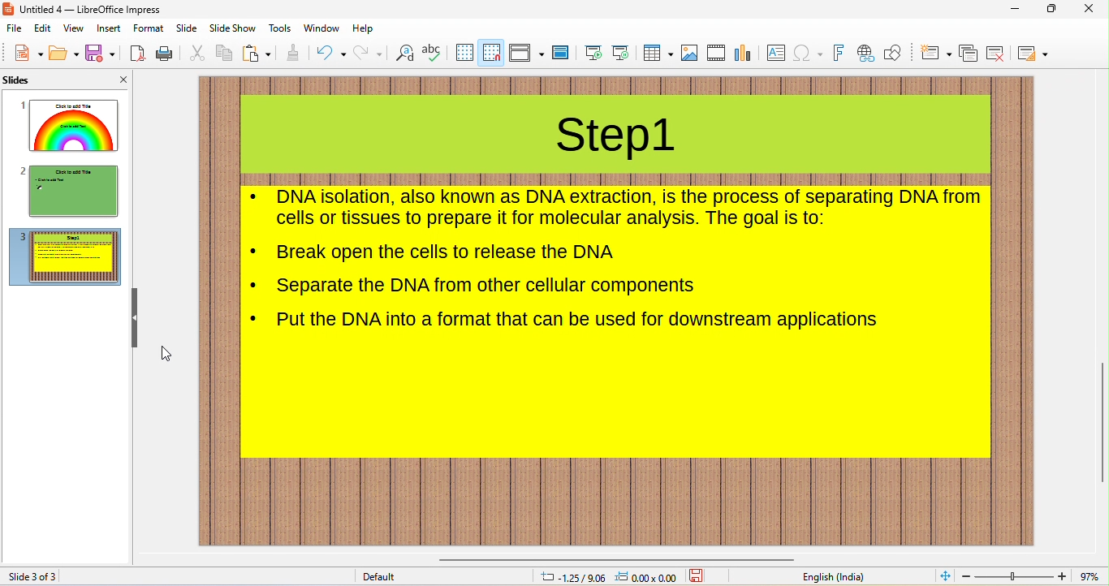 The width and height of the screenshot is (1109, 586). Describe the element at coordinates (255, 196) in the screenshot. I see `Dotted list` at that location.